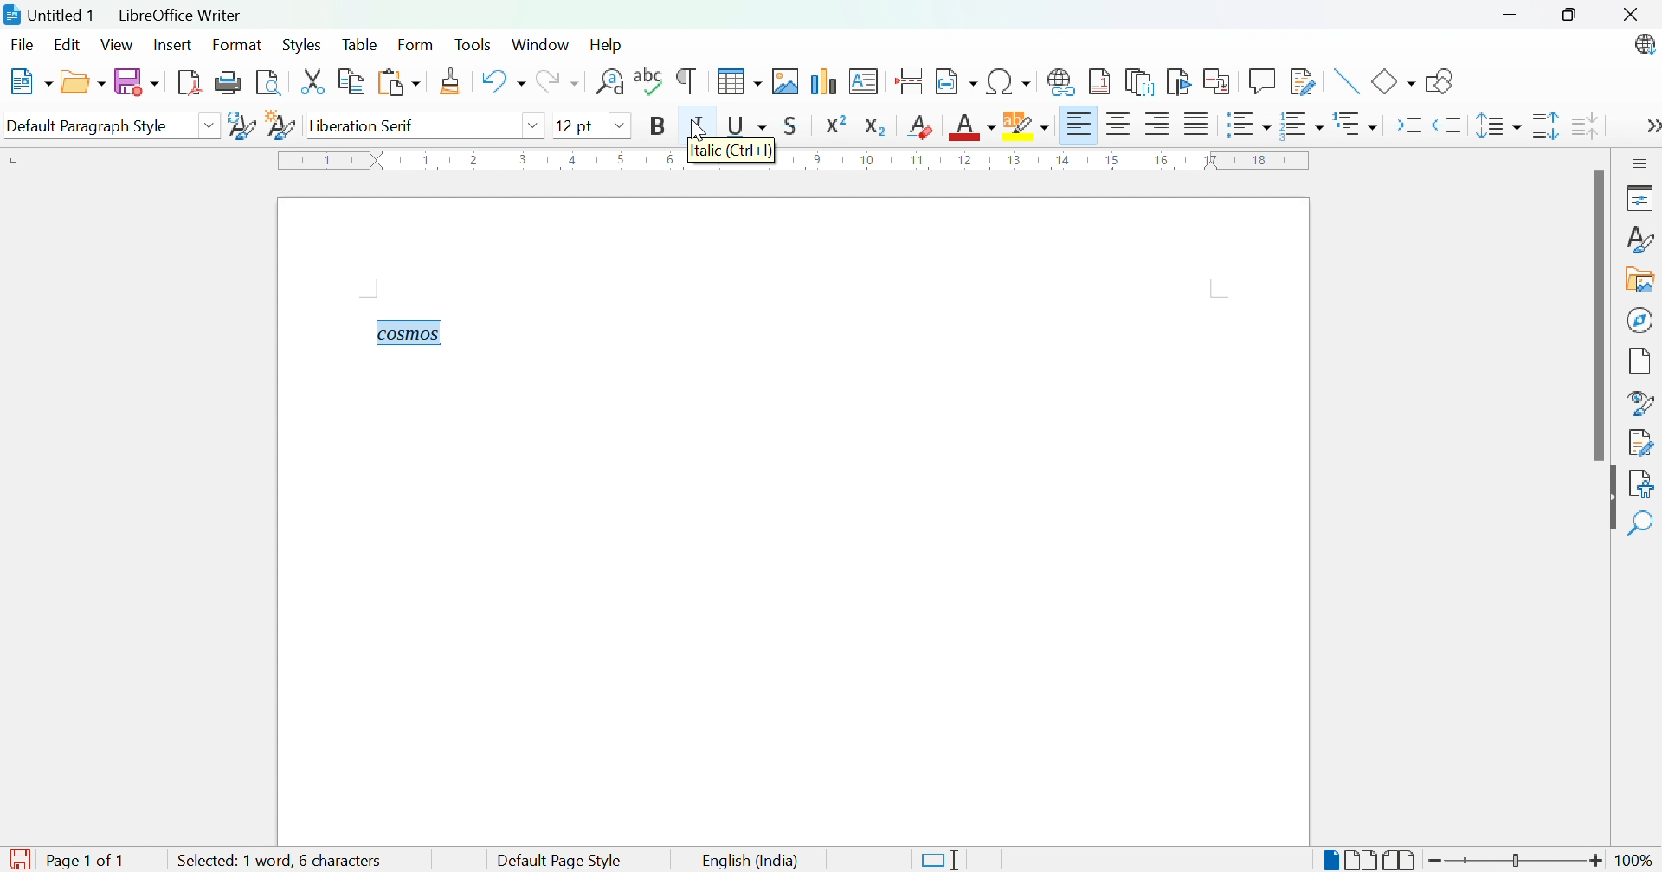 Image resolution: width=1662 pixels, height=872 pixels. Describe the element at coordinates (747, 126) in the screenshot. I see `Underline` at that location.